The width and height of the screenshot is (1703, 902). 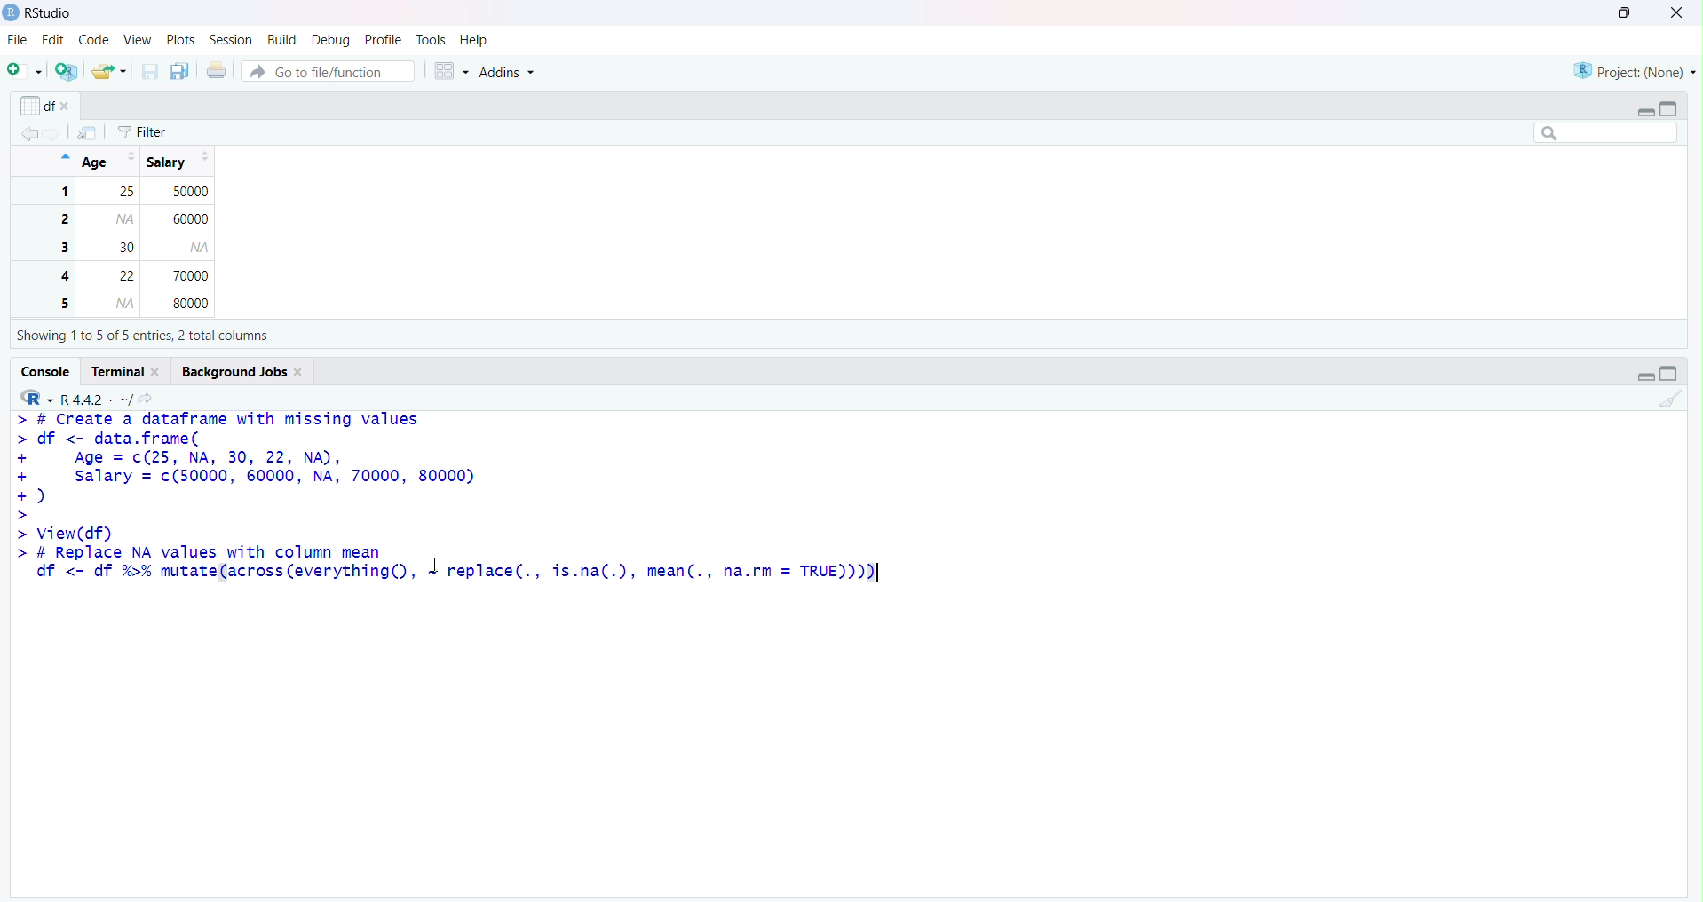 What do you see at coordinates (1675, 109) in the screenshot?
I see `Maximize` at bounding box center [1675, 109].